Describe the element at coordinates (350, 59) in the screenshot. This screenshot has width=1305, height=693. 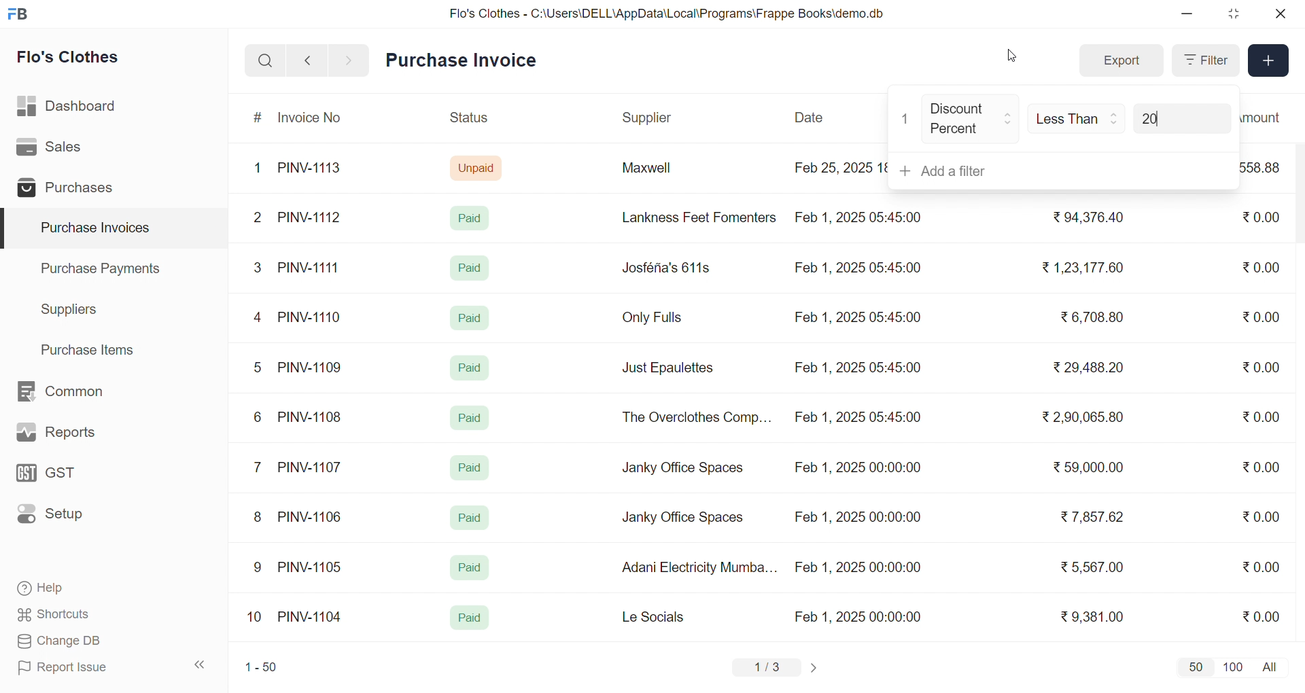
I see `navigate forward` at that location.